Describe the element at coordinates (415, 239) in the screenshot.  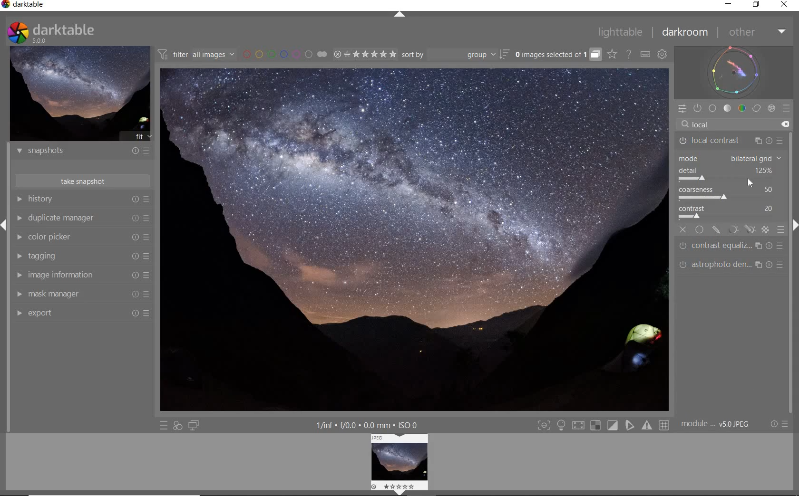
I see `SELECTED IMAGE` at that location.